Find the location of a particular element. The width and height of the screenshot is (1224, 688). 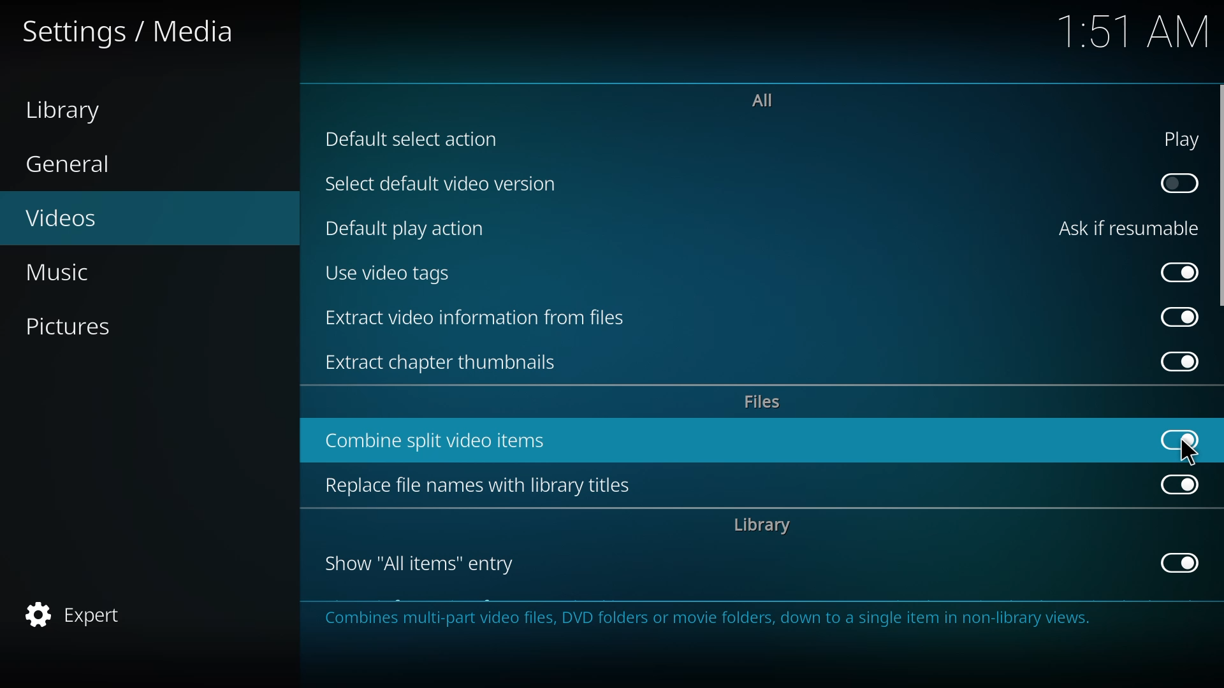

time is located at coordinates (1136, 29).